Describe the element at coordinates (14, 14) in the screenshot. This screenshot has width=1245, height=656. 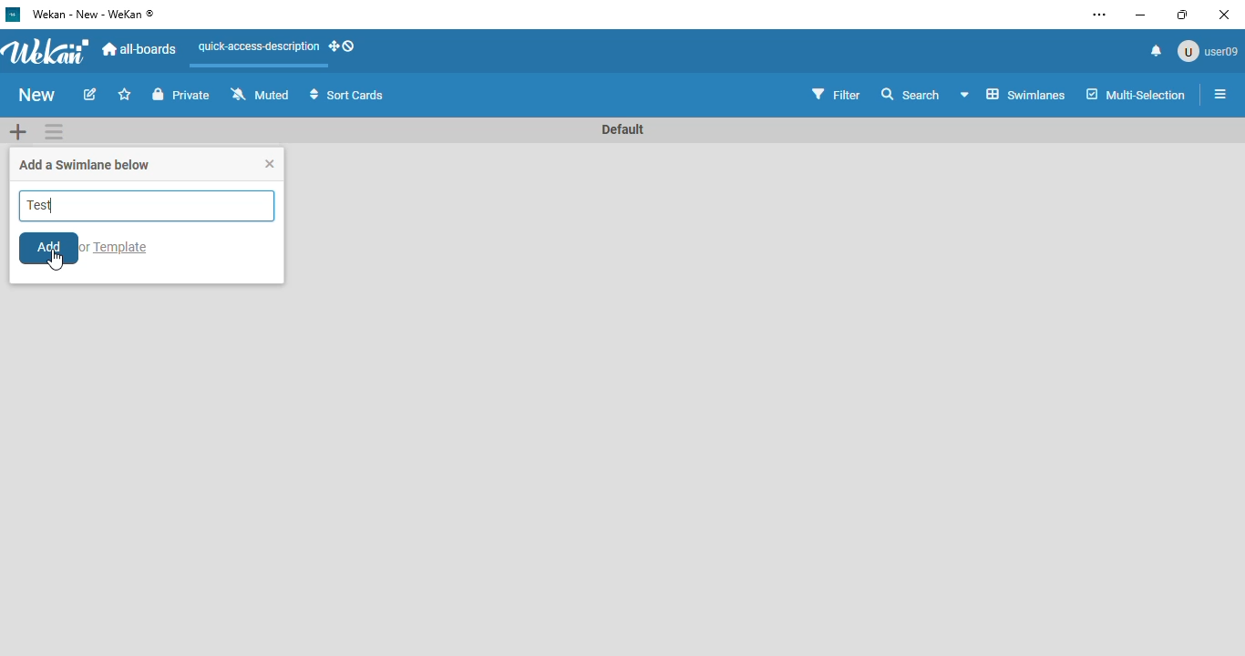
I see `logo` at that location.